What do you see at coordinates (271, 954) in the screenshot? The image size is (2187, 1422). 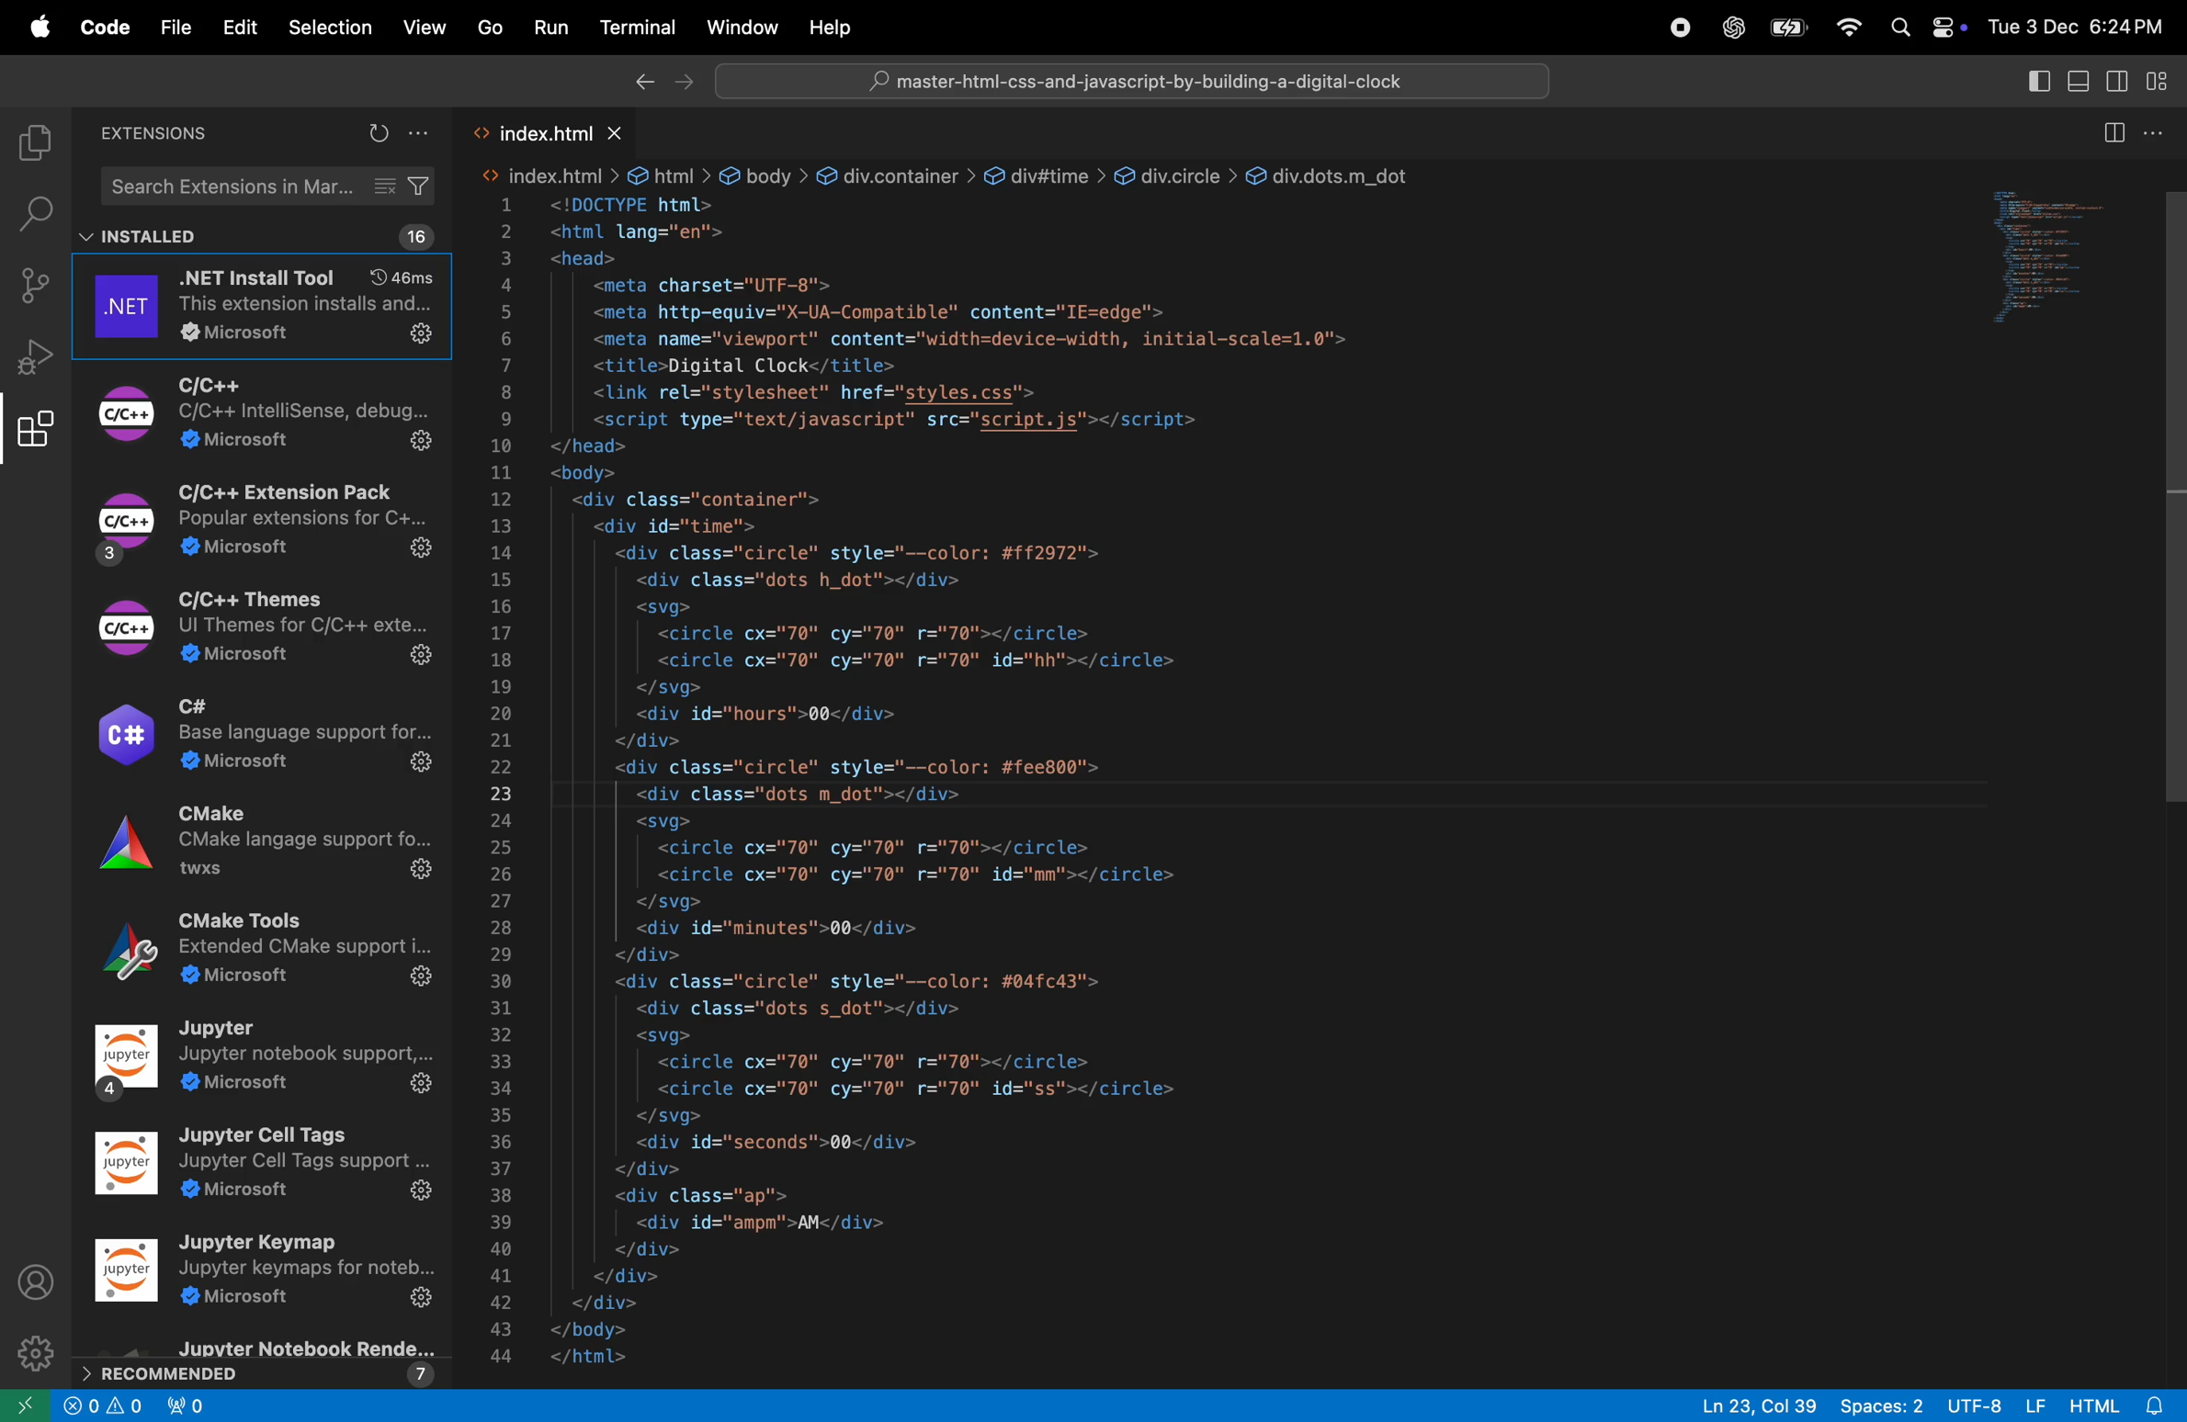 I see `Extensions Cmake tools` at bounding box center [271, 954].